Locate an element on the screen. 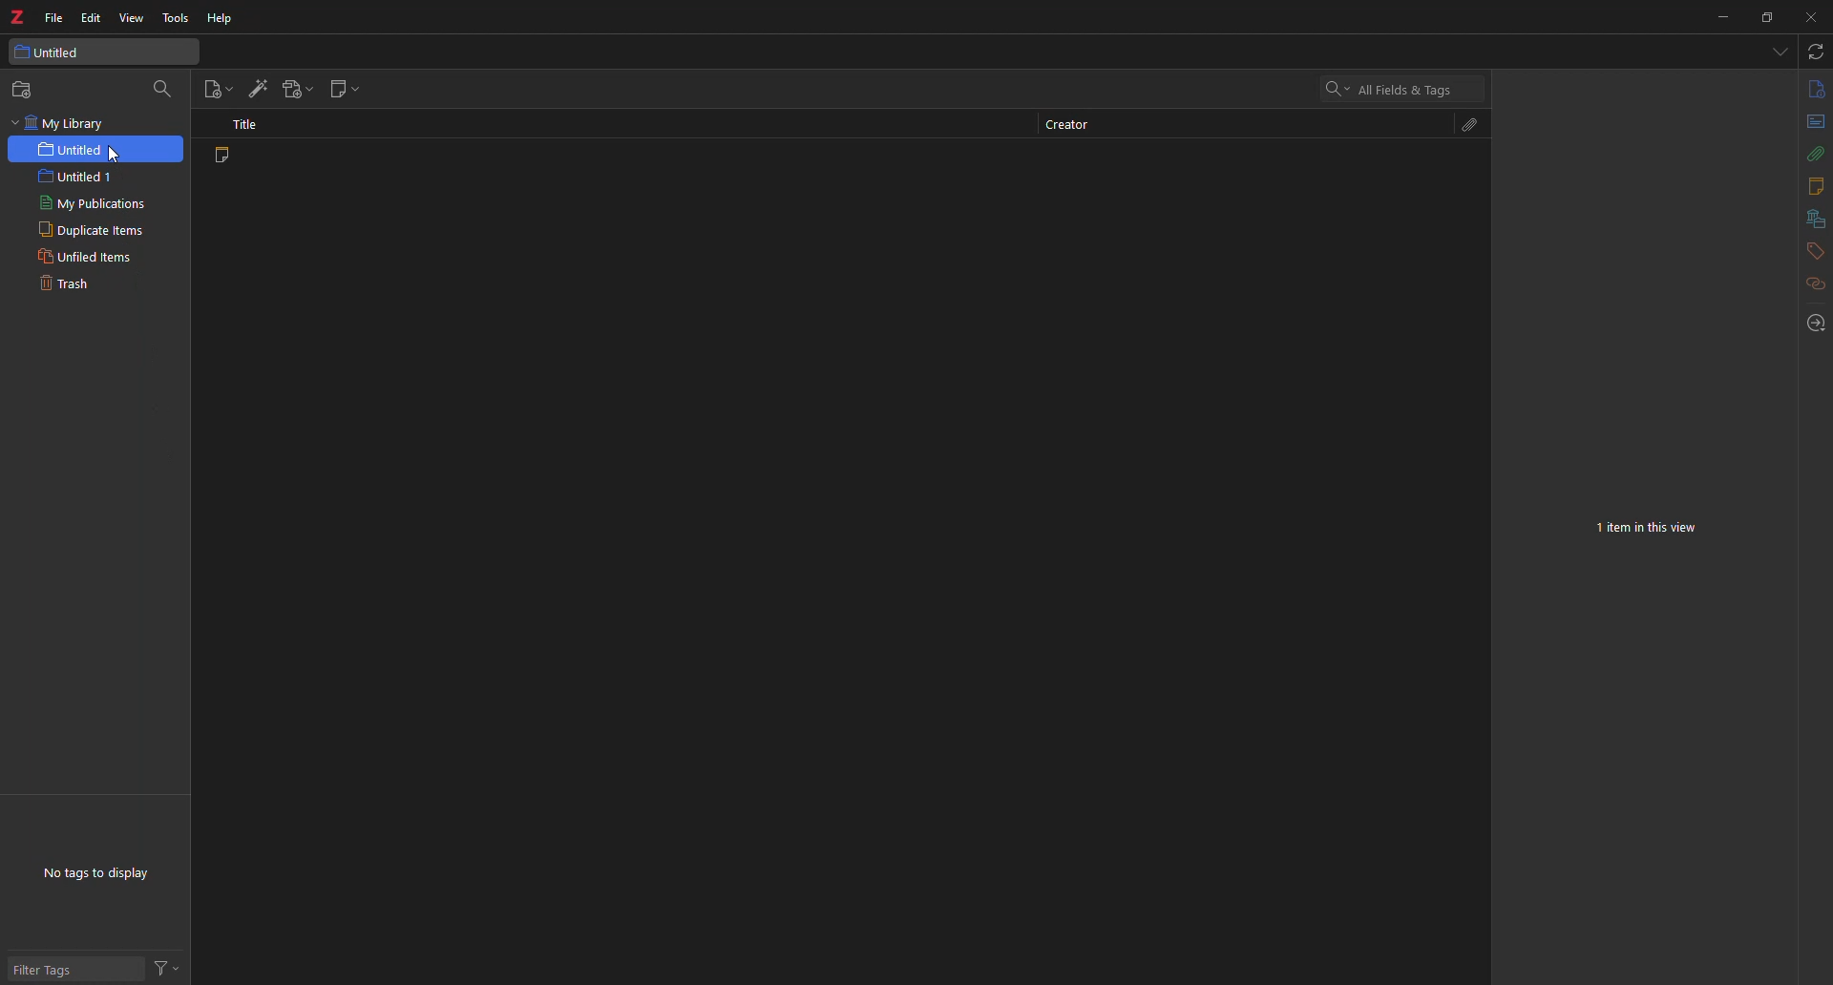 This screenshot has width=1833, height=985. view is located at coordinates (132, 18).